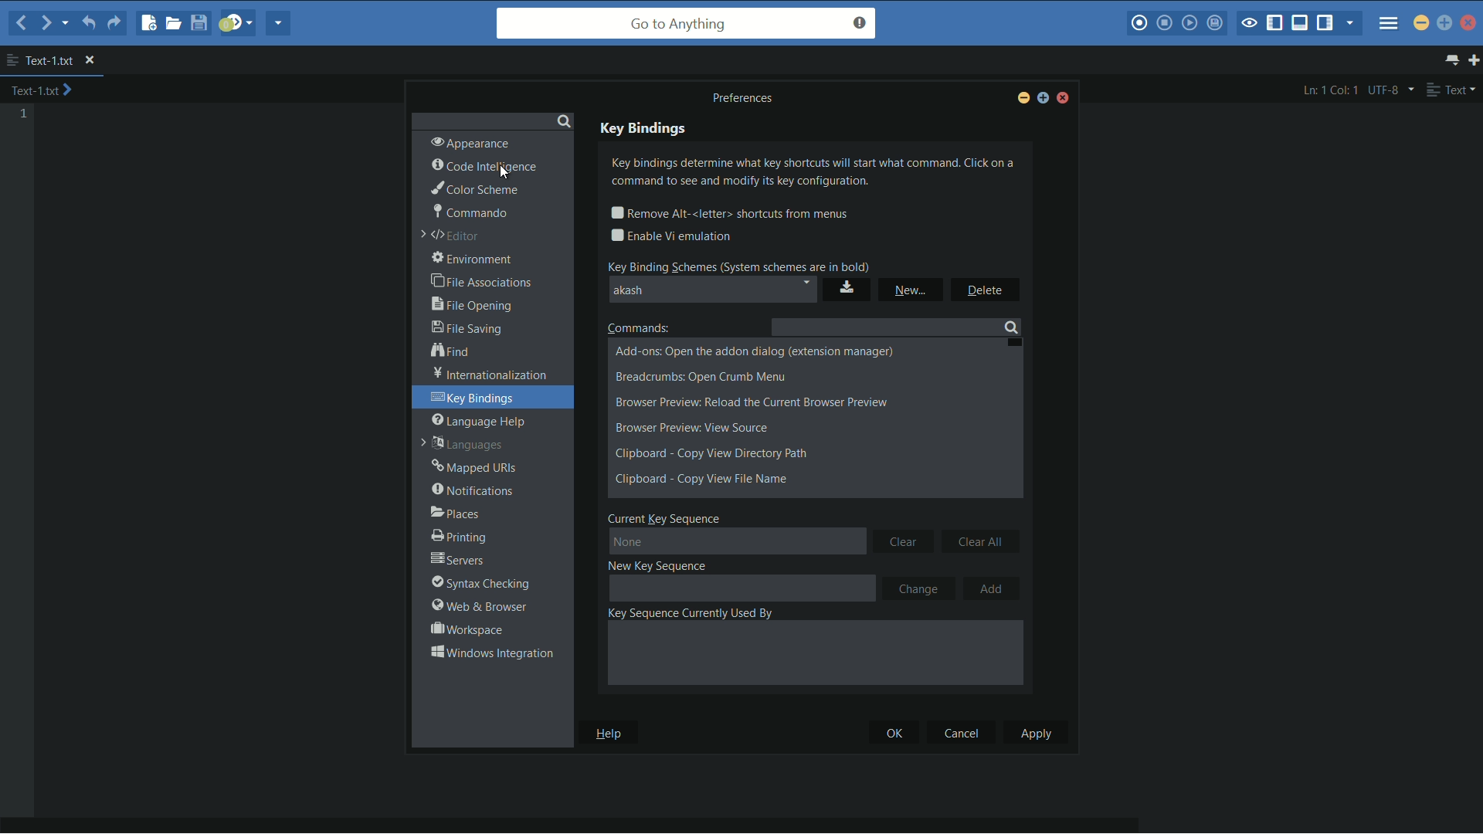 This screenshot has height=834, width=1483. I want to click on close file, so click(90, 61).